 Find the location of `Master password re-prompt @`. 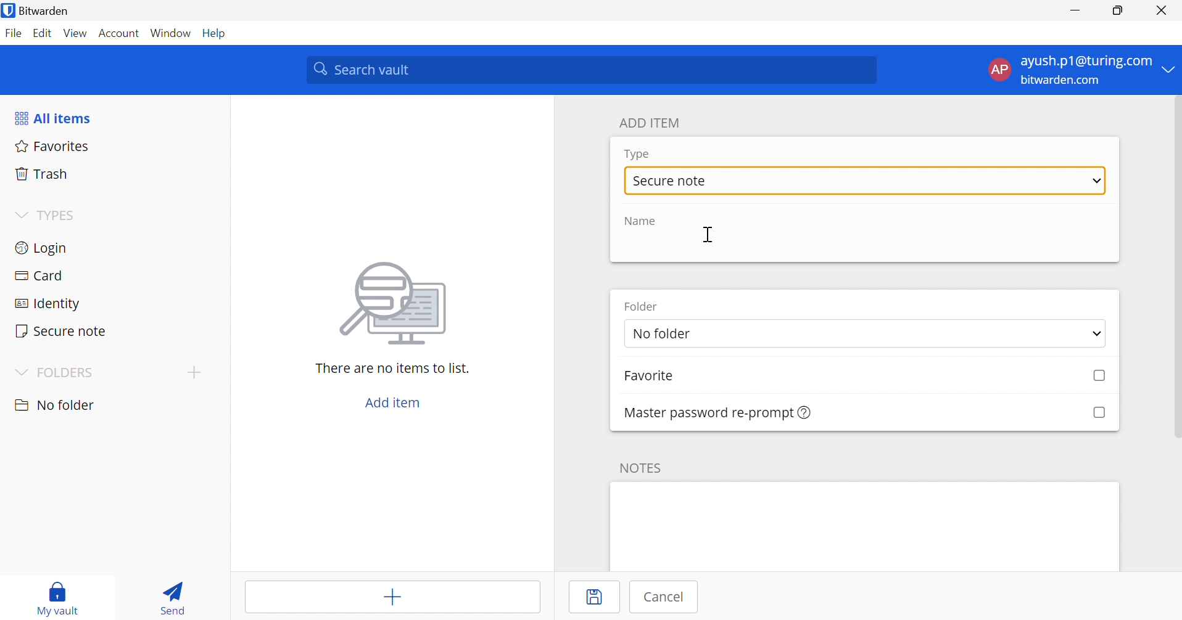

Master password re-prompt @ is located at coordinates (702, 412).